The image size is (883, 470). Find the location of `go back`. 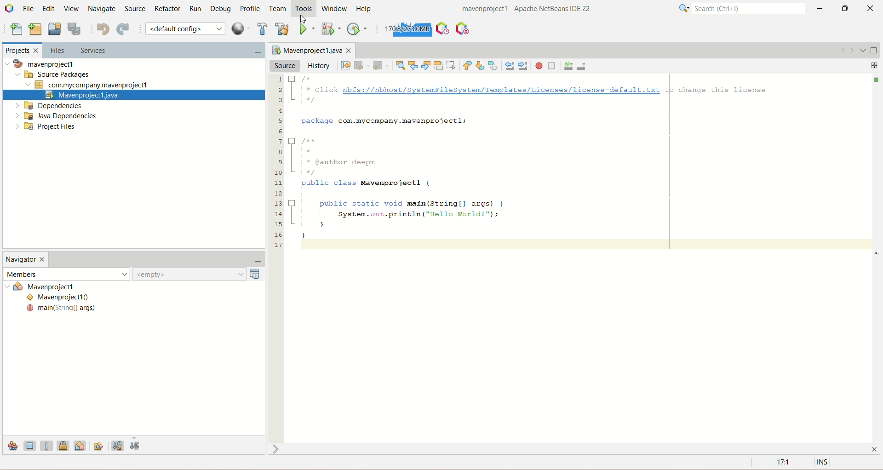

go back is located at coordinates (840, 50).